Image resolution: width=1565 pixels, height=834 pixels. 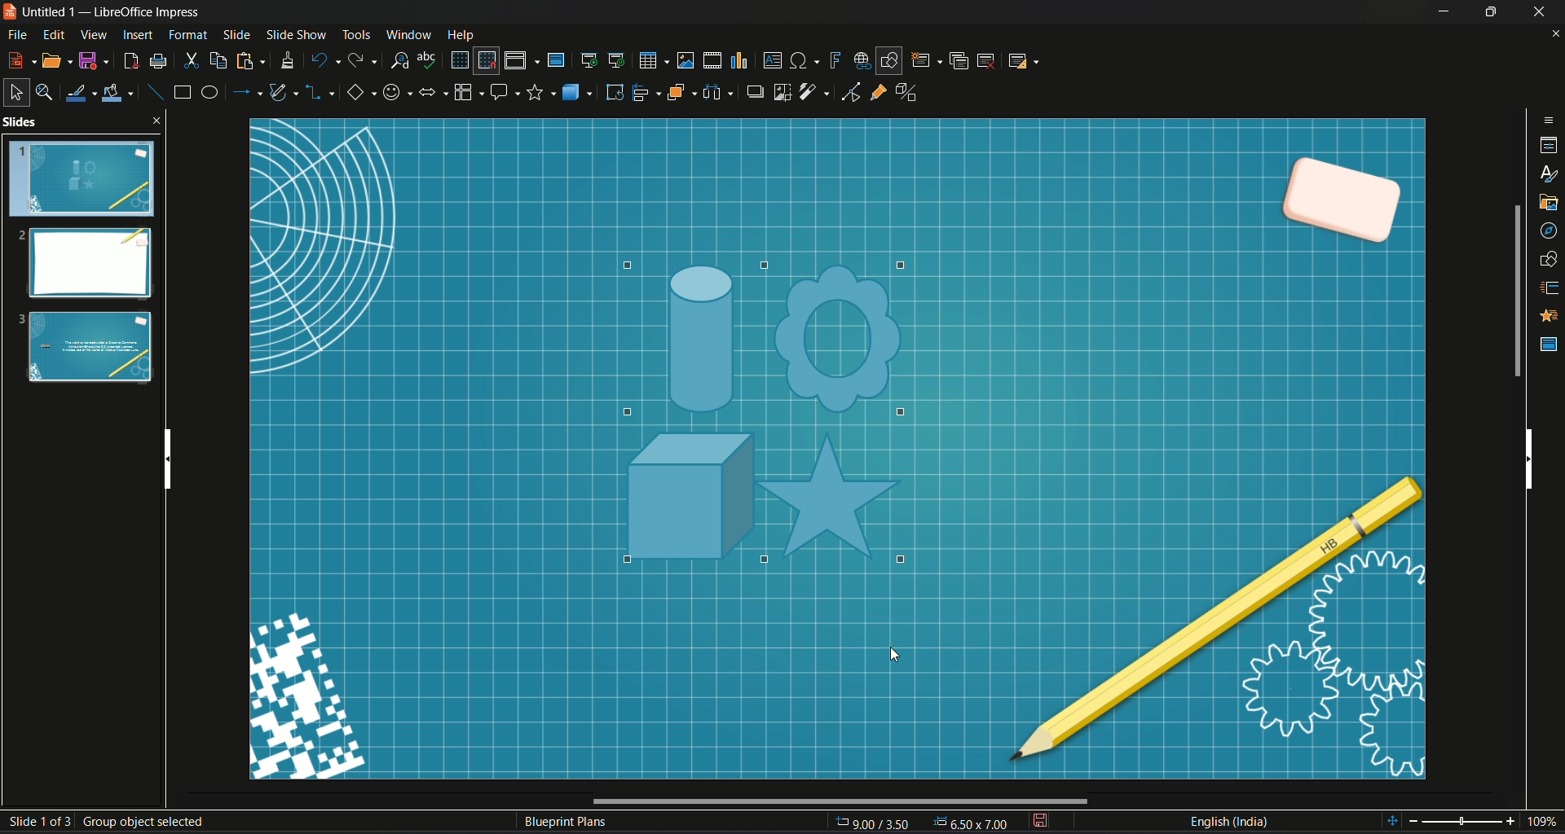 I want to click on export, so click(x=129, y=61).